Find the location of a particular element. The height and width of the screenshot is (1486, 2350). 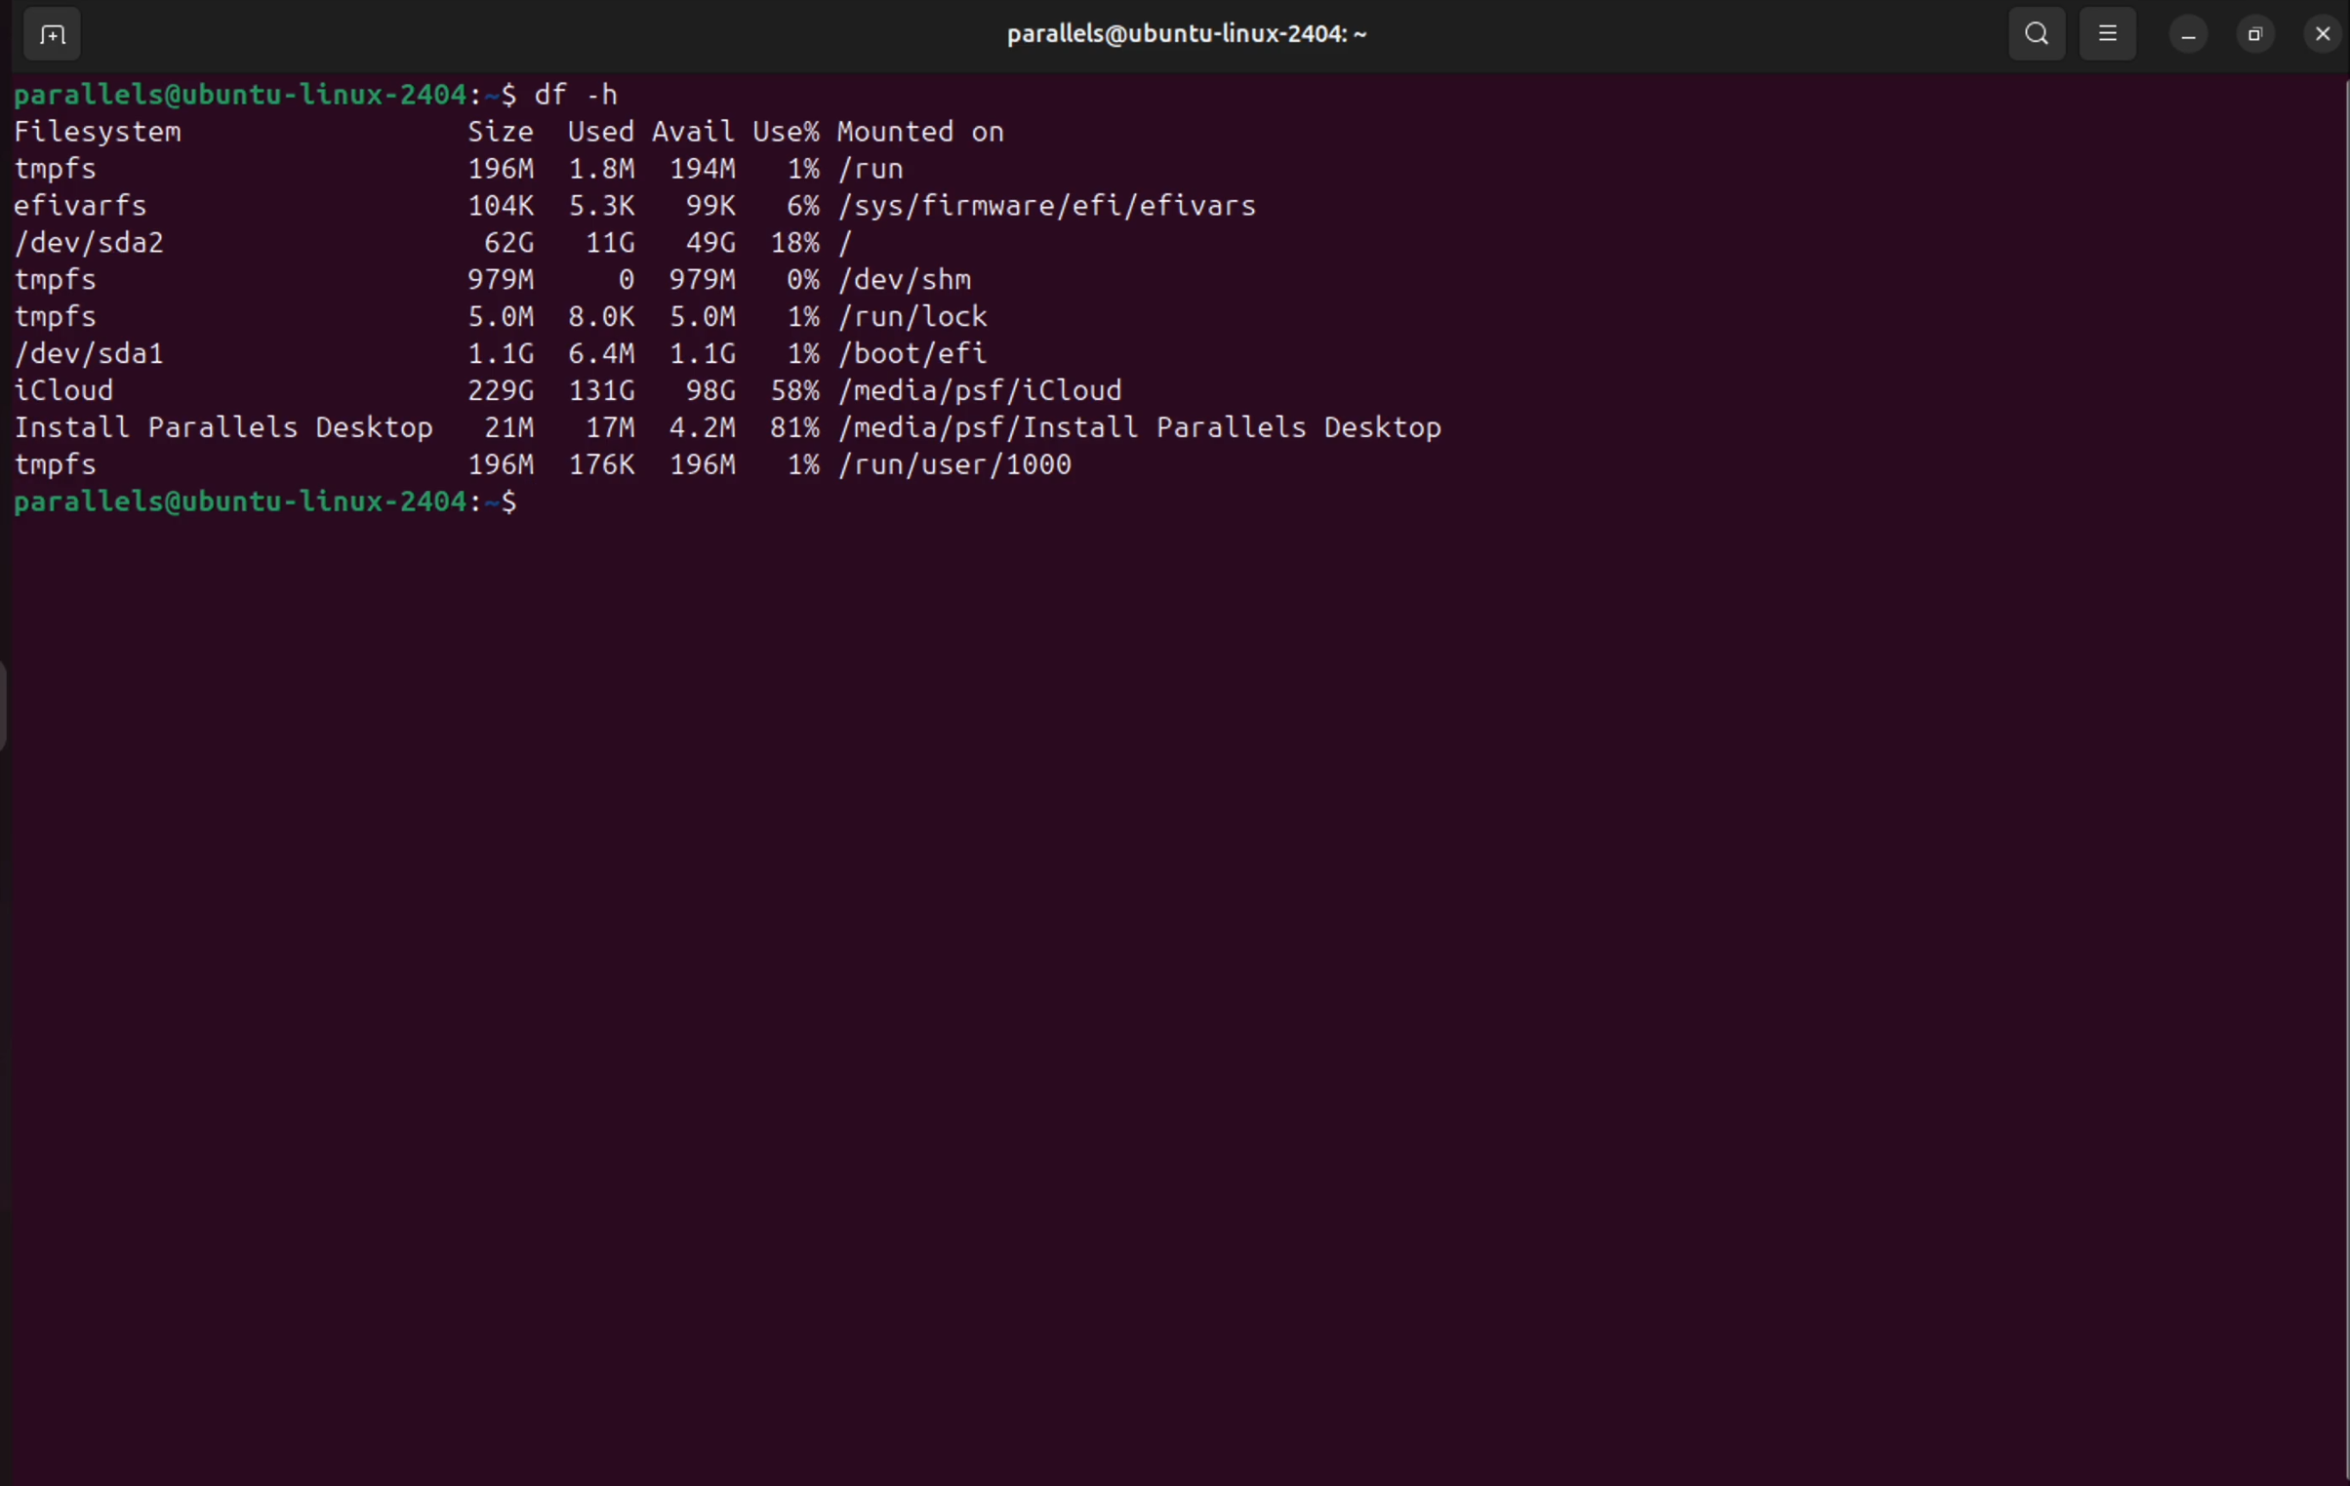

resize is located at coordinates (2259, 36).